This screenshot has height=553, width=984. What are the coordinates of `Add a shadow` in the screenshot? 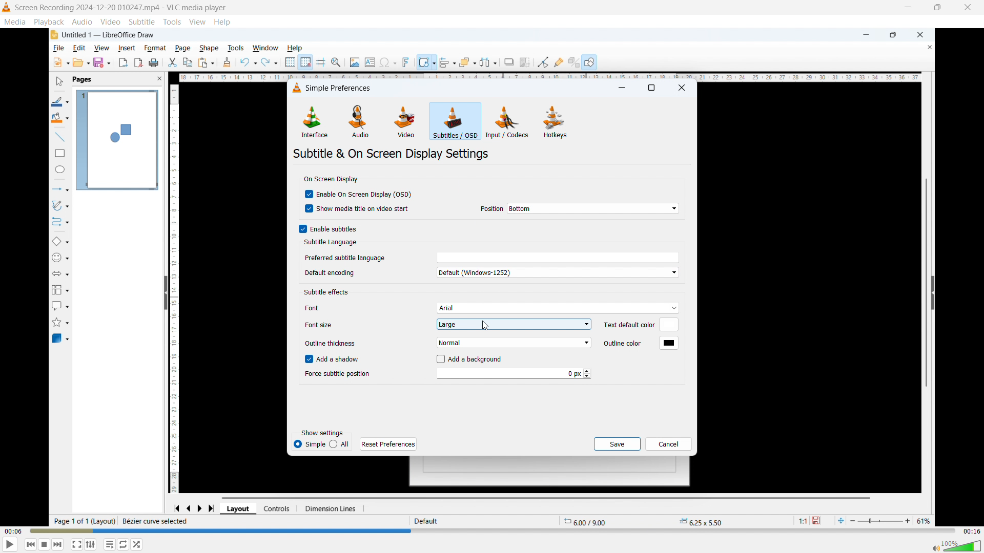 It's located at (333, 359).